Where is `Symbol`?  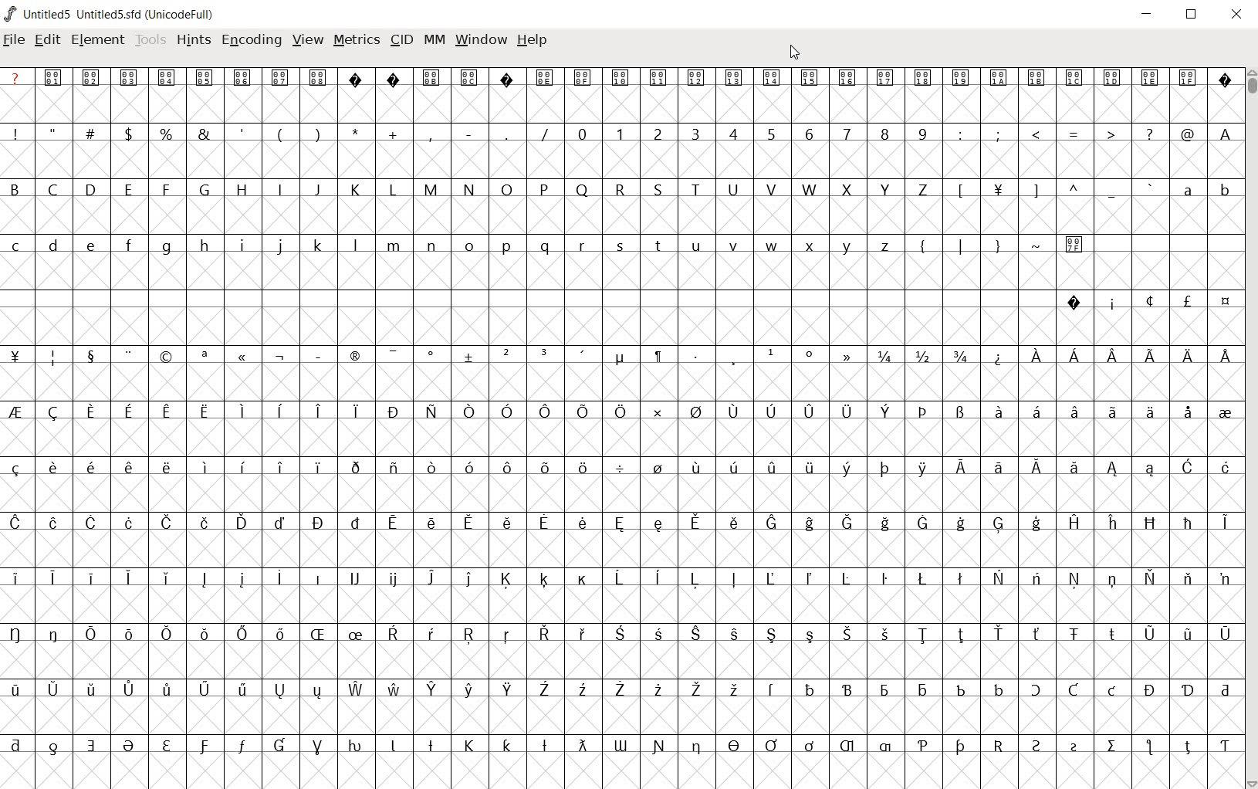 Symbol is located at coordinates (885, 634).